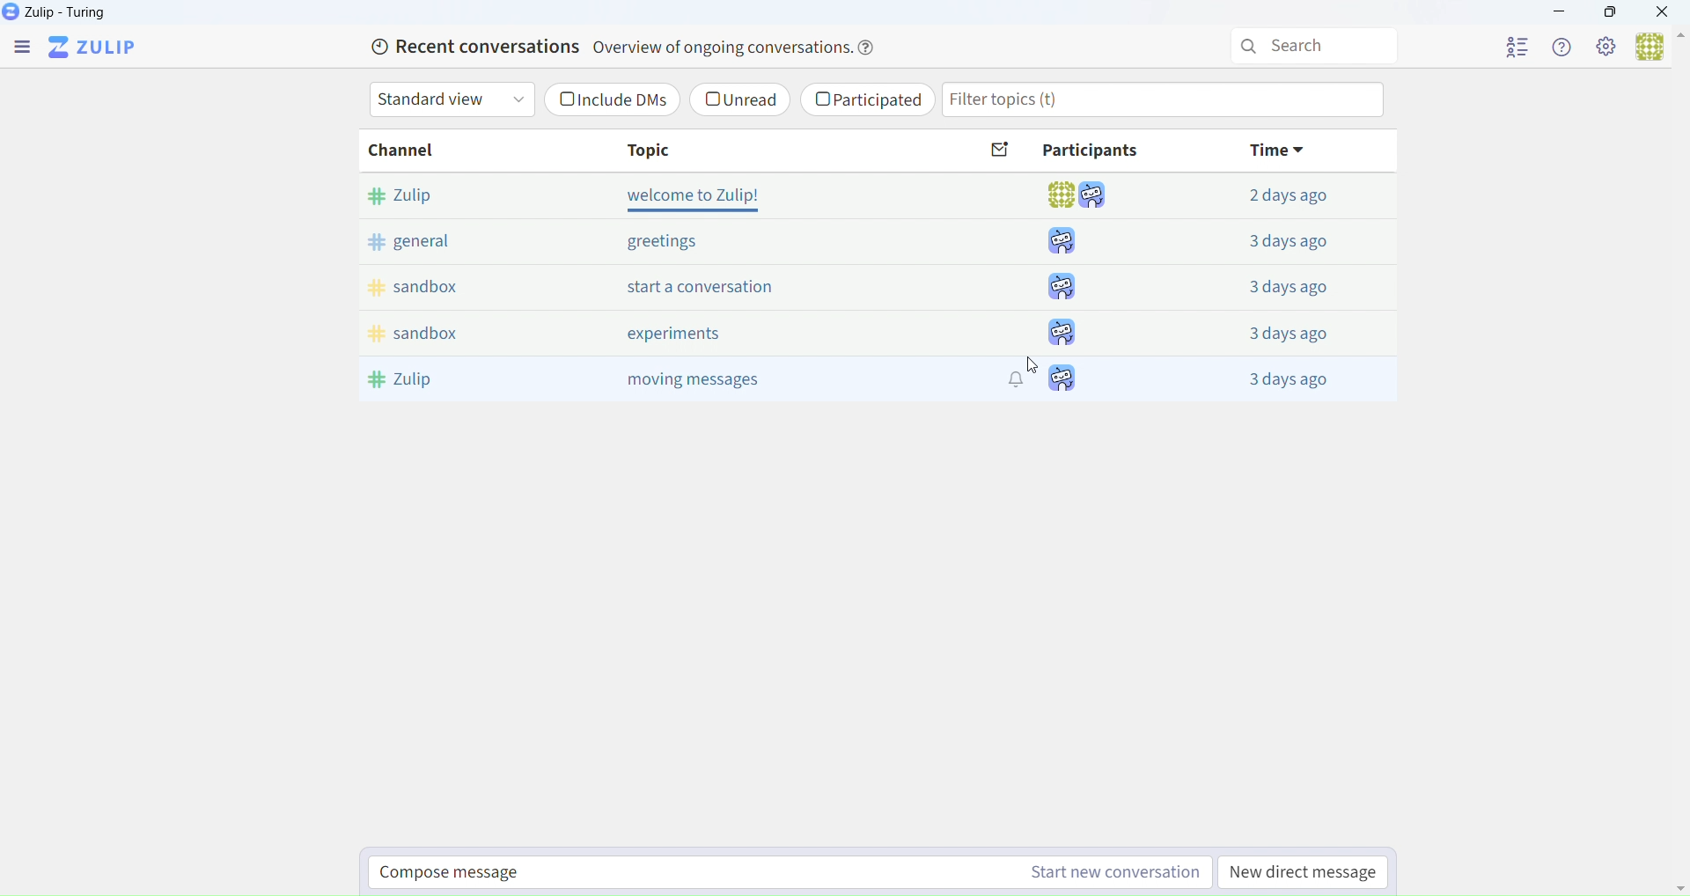  I want to click on start a conversation, so click(692, 285).